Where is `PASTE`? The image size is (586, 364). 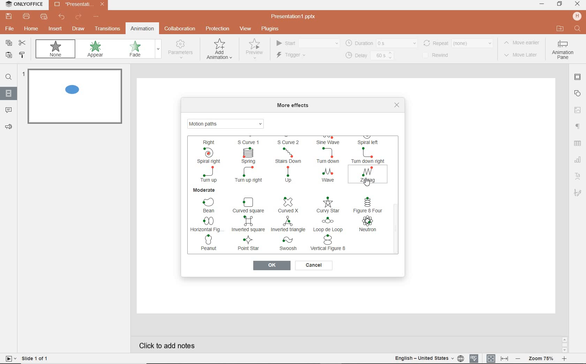 PASTE is located at coordinates (8, 56).